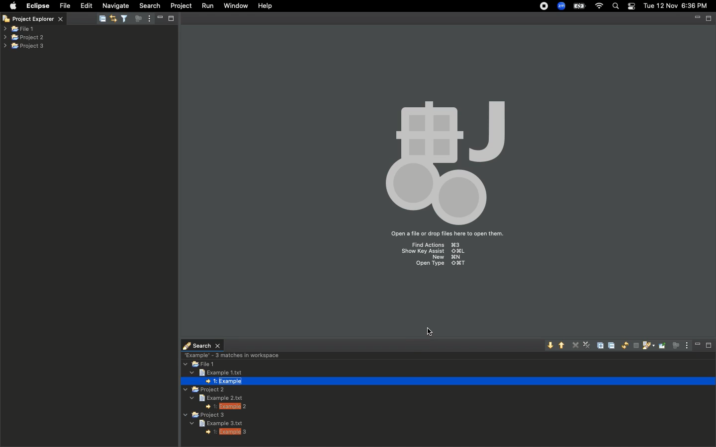 This screenshot has height=447, width=716. Describe the element at coordinates (616, 7) in the screenshot. I see `Search` at that location.